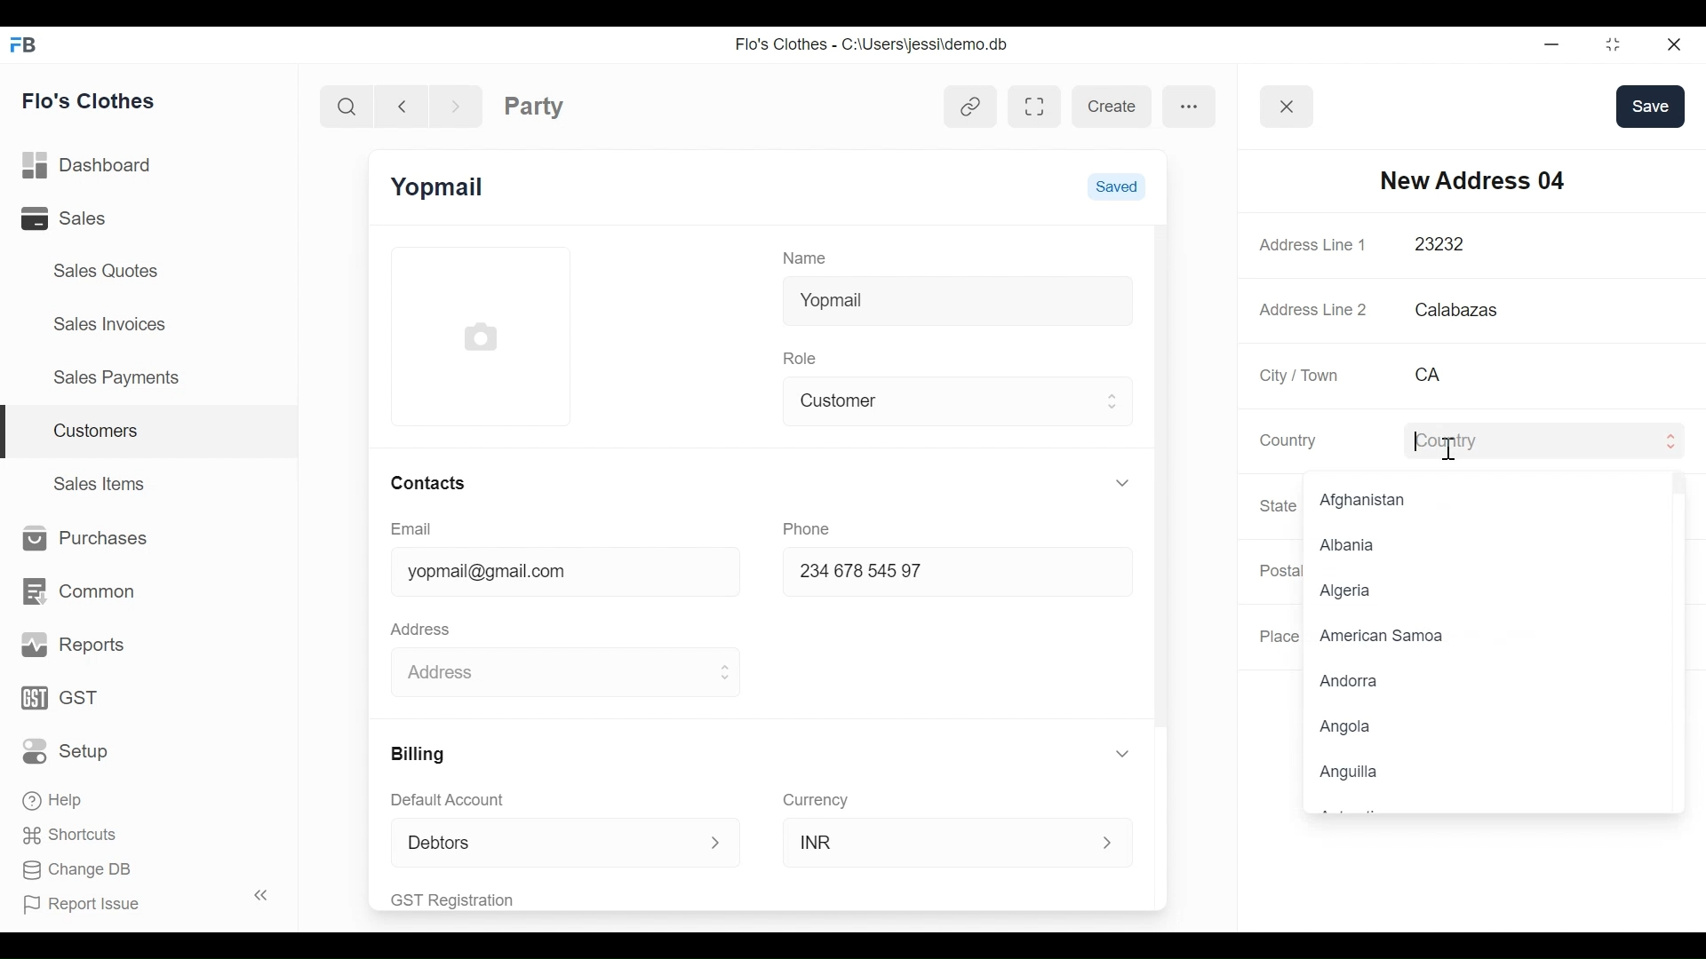  Describe the element at coordinates (717, 844) in the screenshot. I see `Expand` at that location.